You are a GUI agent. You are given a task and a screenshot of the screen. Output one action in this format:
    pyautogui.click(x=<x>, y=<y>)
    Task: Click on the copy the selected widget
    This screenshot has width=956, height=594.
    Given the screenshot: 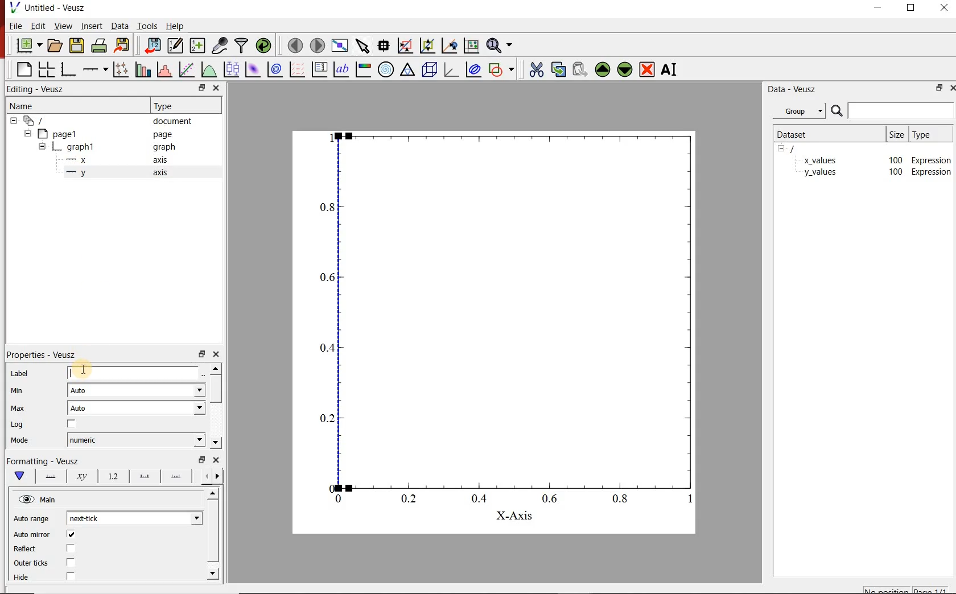 What is the action you would take?
    pyautogui.click(x=558, y=70)
    